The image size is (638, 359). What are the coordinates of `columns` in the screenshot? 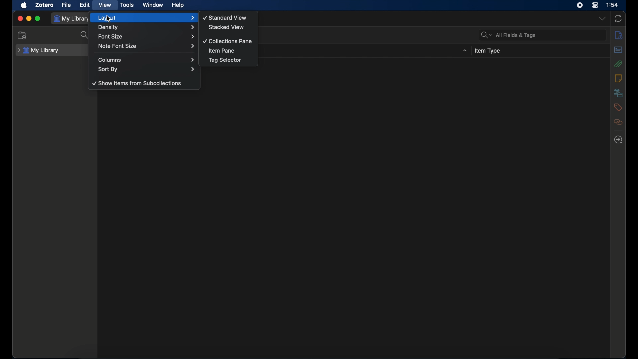 It's located at (147, 60).